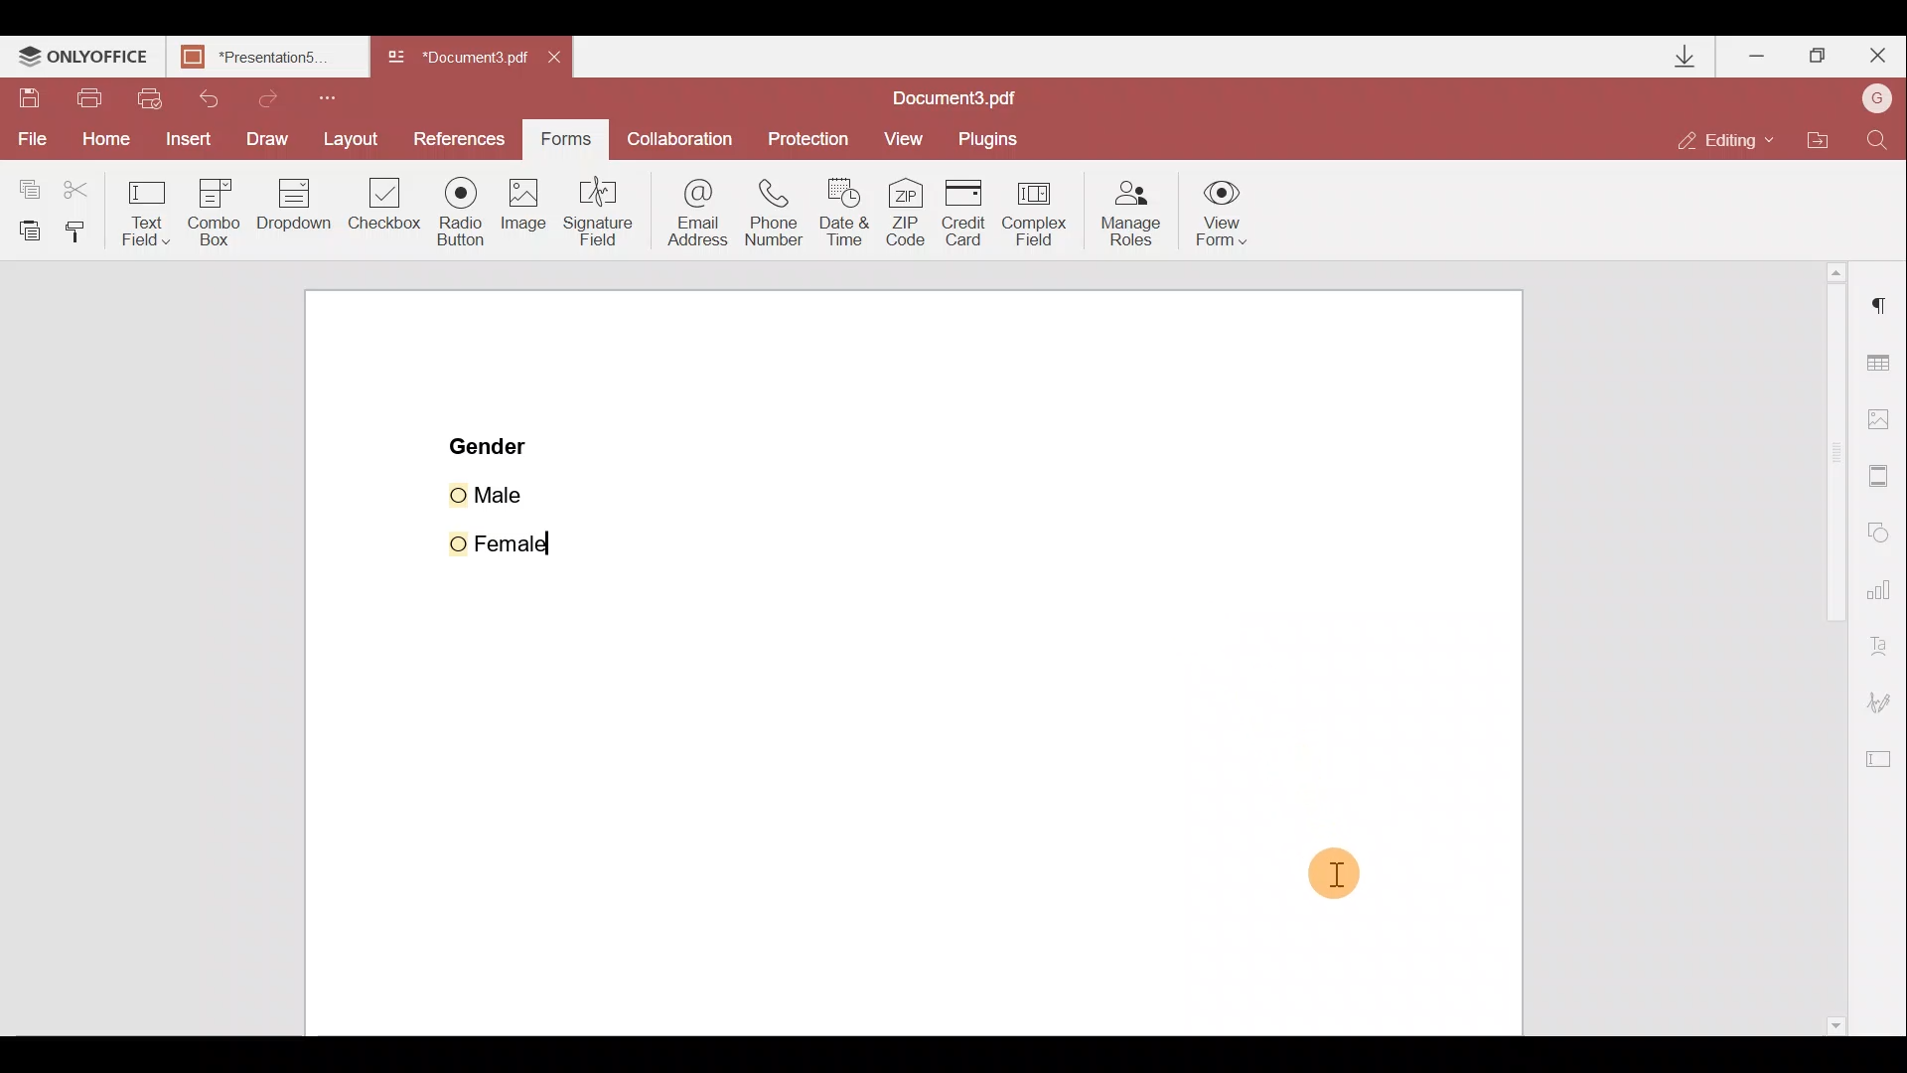 This screenshot has width=1907, height=1073. What do you see at coordinates (1828, 137) in the screenshot?
I see `Open file location` at bounding box center [1828, 137].